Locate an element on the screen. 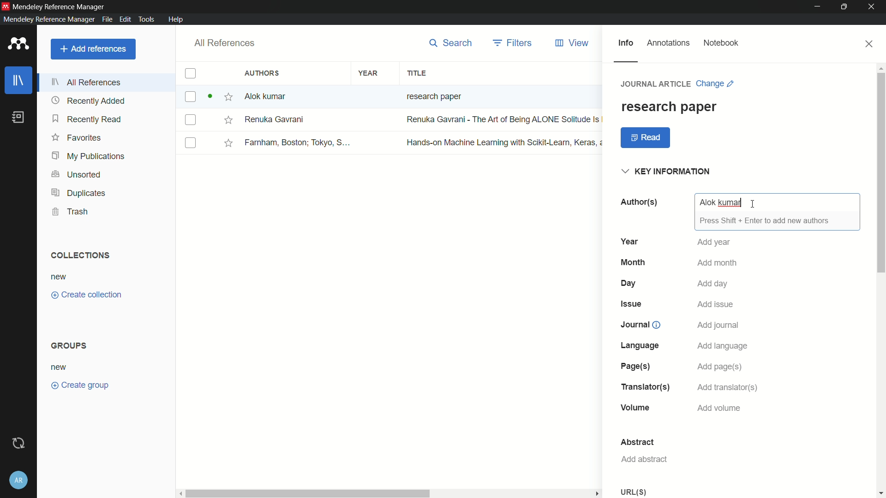 This screenshot has height=498, width=886. book is located at coordinates (20, 118).